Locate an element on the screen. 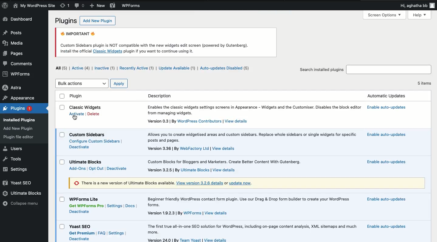 The height and width of the screenshot is (242, 437). Recently active is located at coordinates (136, 69).